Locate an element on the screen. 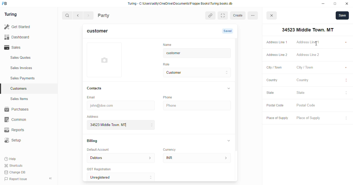 The height and width of the screenshot is (185, 353). Shortcuts is located at coordinates (15, 166).